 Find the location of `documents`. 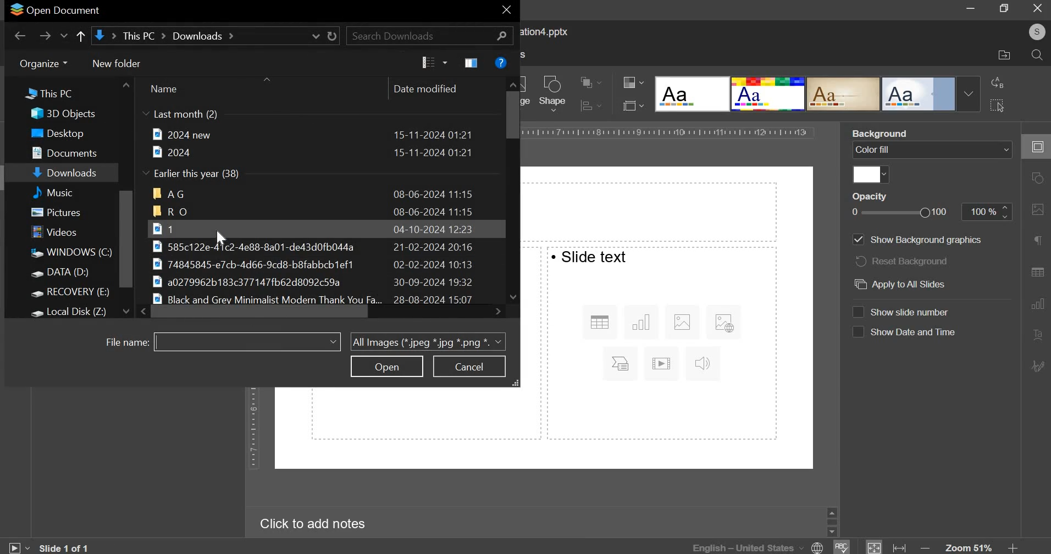

documents is located at coordinates (69, 151).